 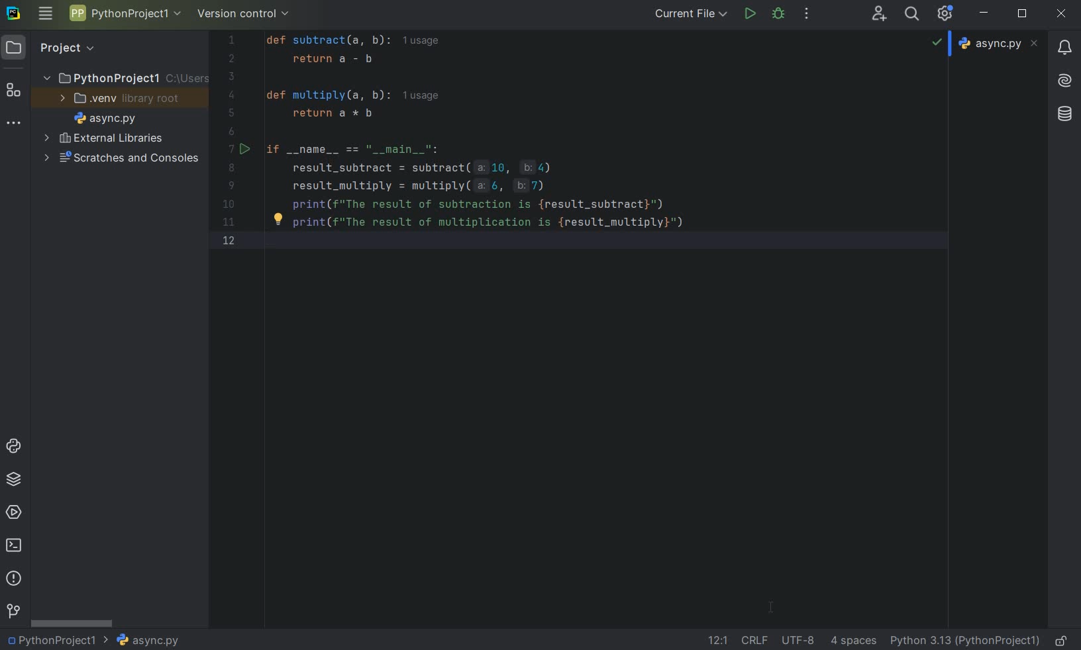 I want to click on main menu, so click(x=46, y=14).